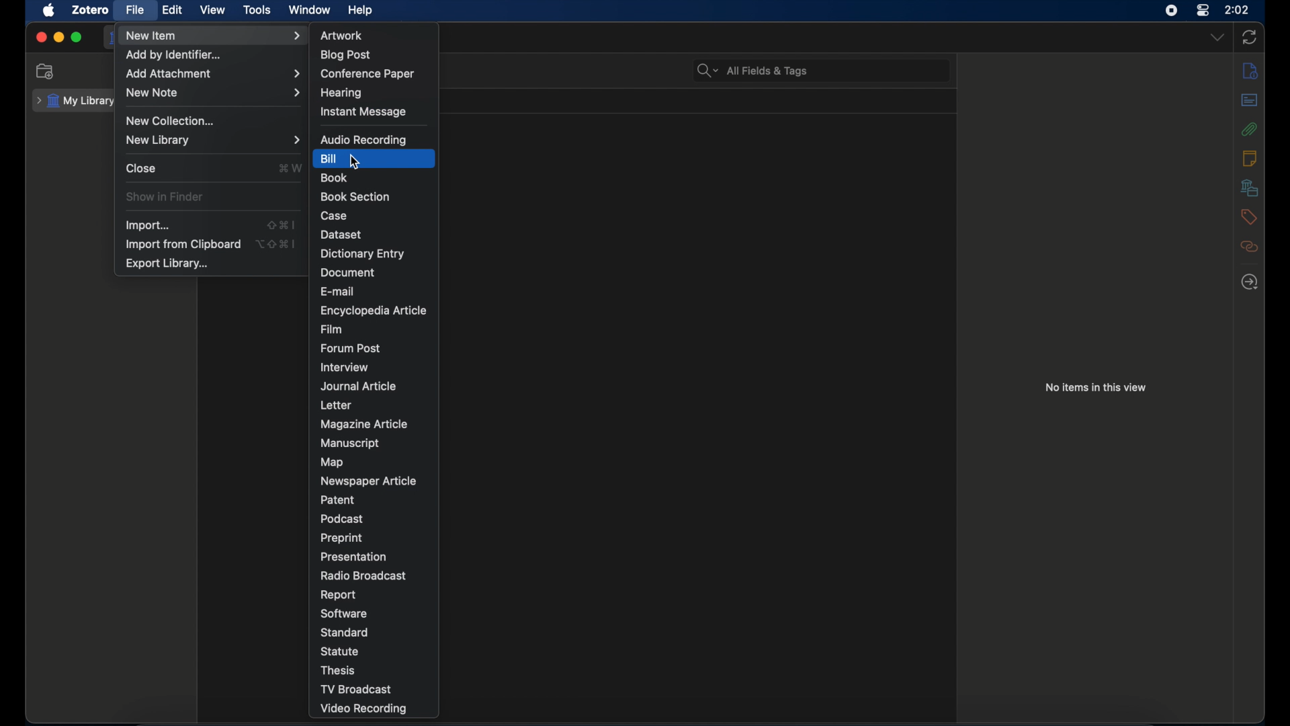 The height and width of the screenshot is (726, 1290). Describe the element at coordinates (348, 442) in the screenshot. I see `manuscript` at that location.